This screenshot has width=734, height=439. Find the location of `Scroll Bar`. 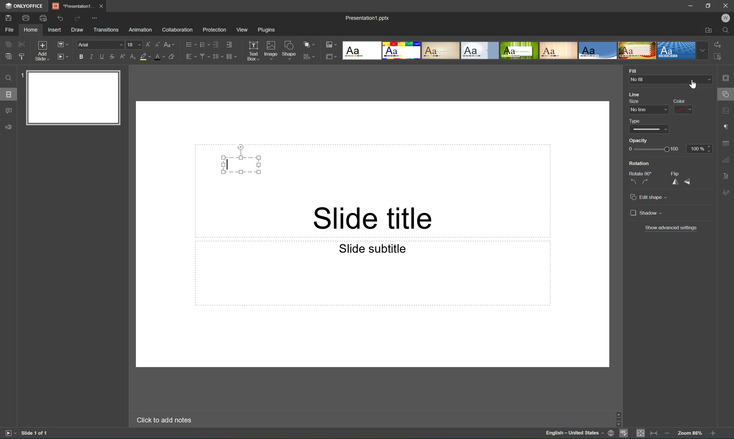

Scroll Bar is located at coordinates (712, 418).